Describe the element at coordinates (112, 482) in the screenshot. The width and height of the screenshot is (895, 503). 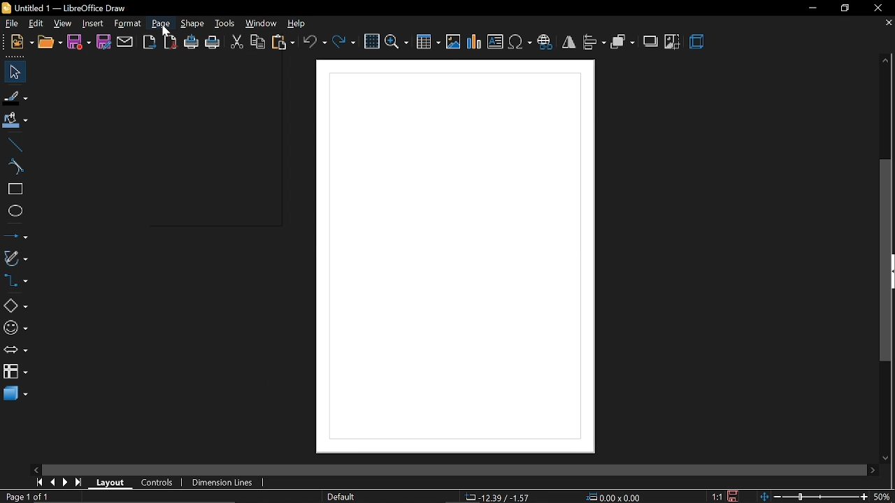
I see `layout` at that location.